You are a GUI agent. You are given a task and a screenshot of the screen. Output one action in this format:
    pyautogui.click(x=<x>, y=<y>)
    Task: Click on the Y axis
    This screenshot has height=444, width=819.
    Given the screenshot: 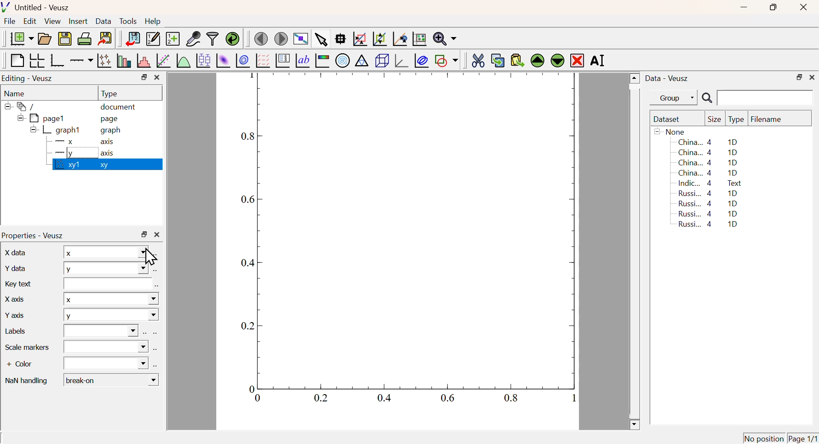 What is the action you would take?
    pyautogui.click(x=16, y=314)
    